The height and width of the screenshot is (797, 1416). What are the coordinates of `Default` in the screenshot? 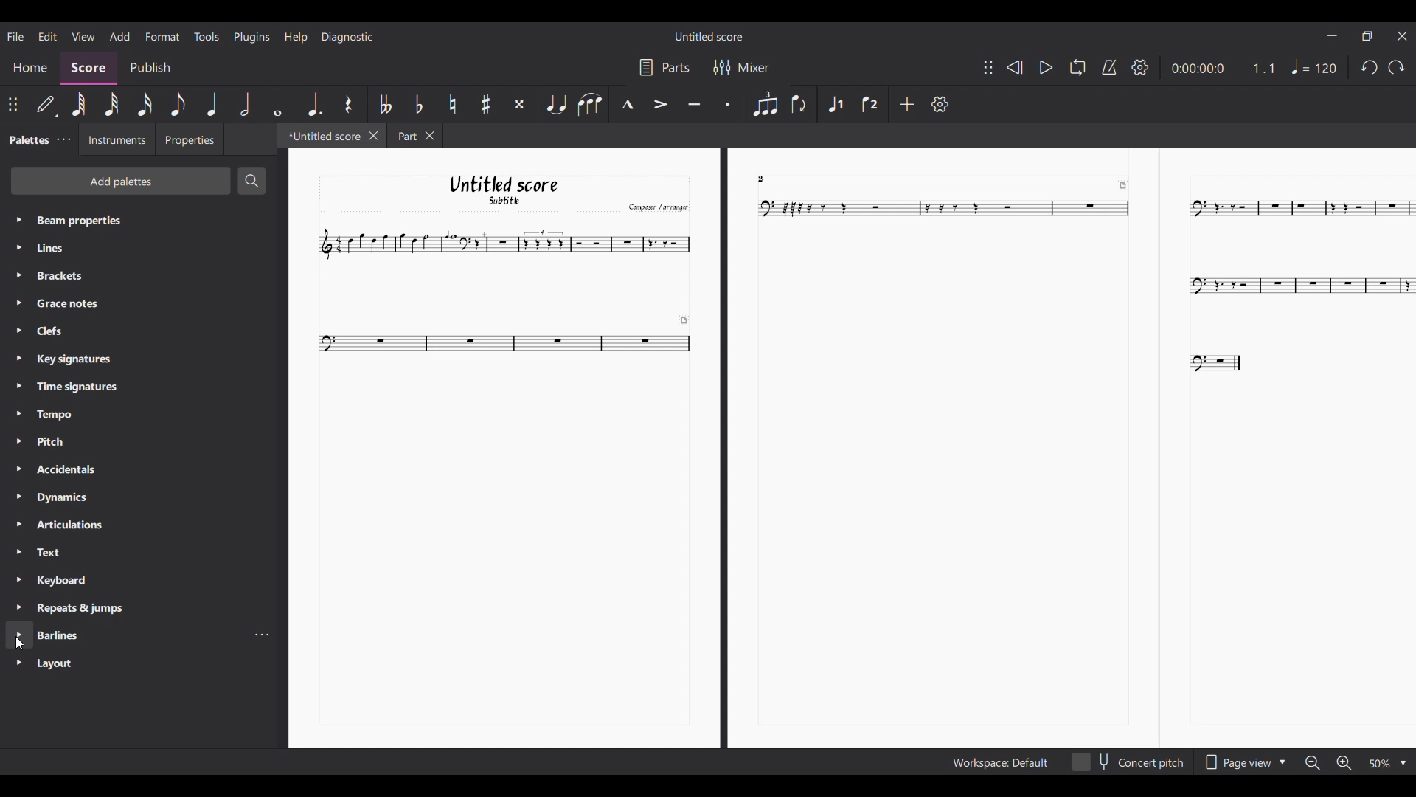 It's located at (46, 105).